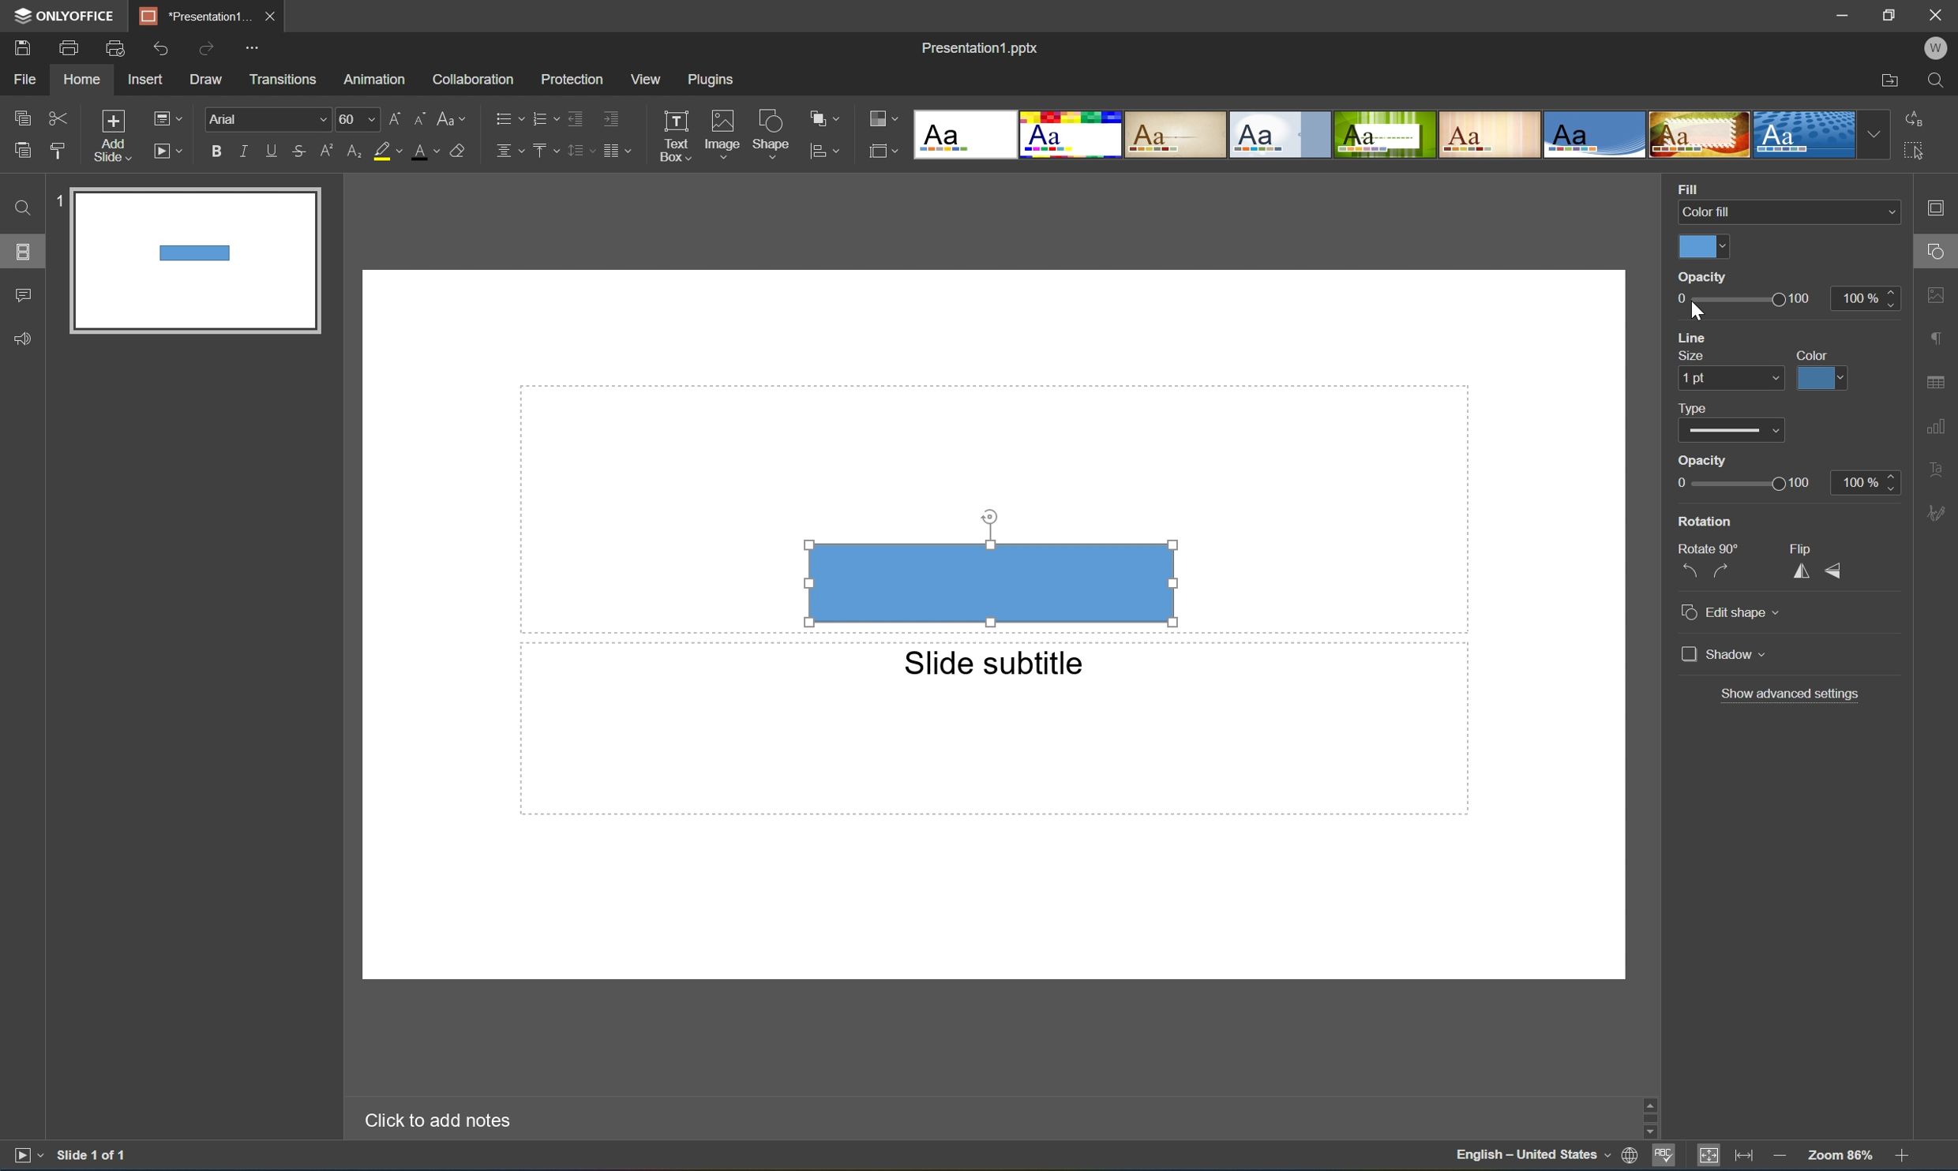  Describe the element at coordinates (1837, 570) in the screenshot. I see `Flip vertically` at that location.